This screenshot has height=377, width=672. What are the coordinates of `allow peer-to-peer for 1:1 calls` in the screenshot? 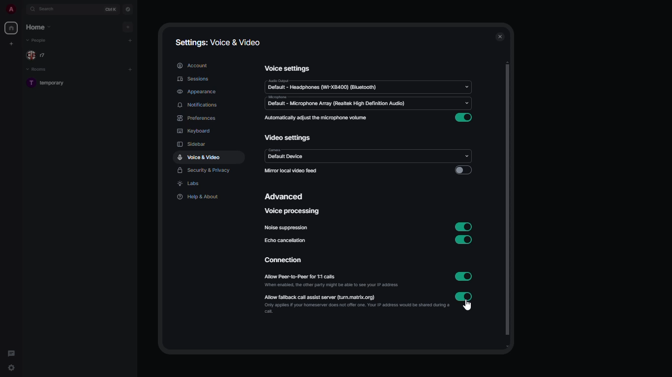 It's located at (316, 276).